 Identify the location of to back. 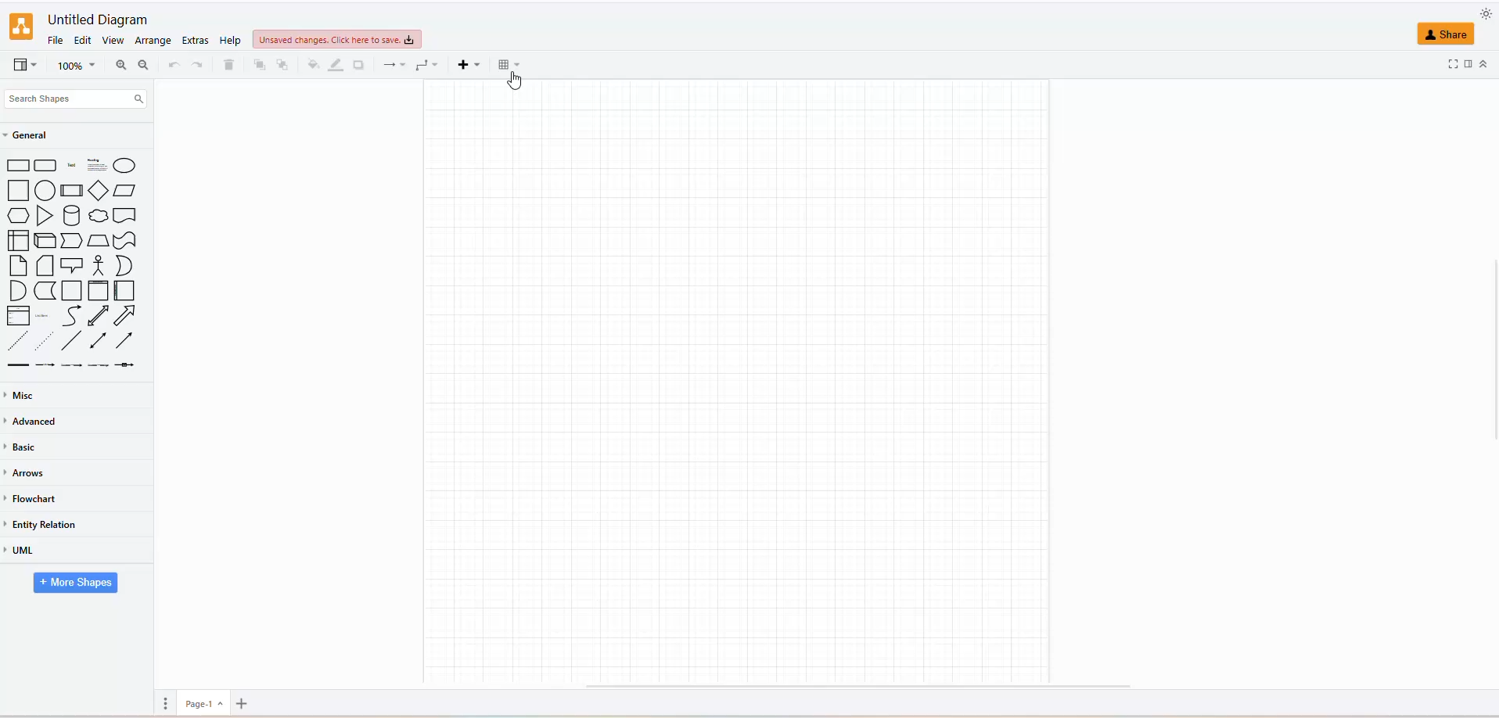
(260, 64).